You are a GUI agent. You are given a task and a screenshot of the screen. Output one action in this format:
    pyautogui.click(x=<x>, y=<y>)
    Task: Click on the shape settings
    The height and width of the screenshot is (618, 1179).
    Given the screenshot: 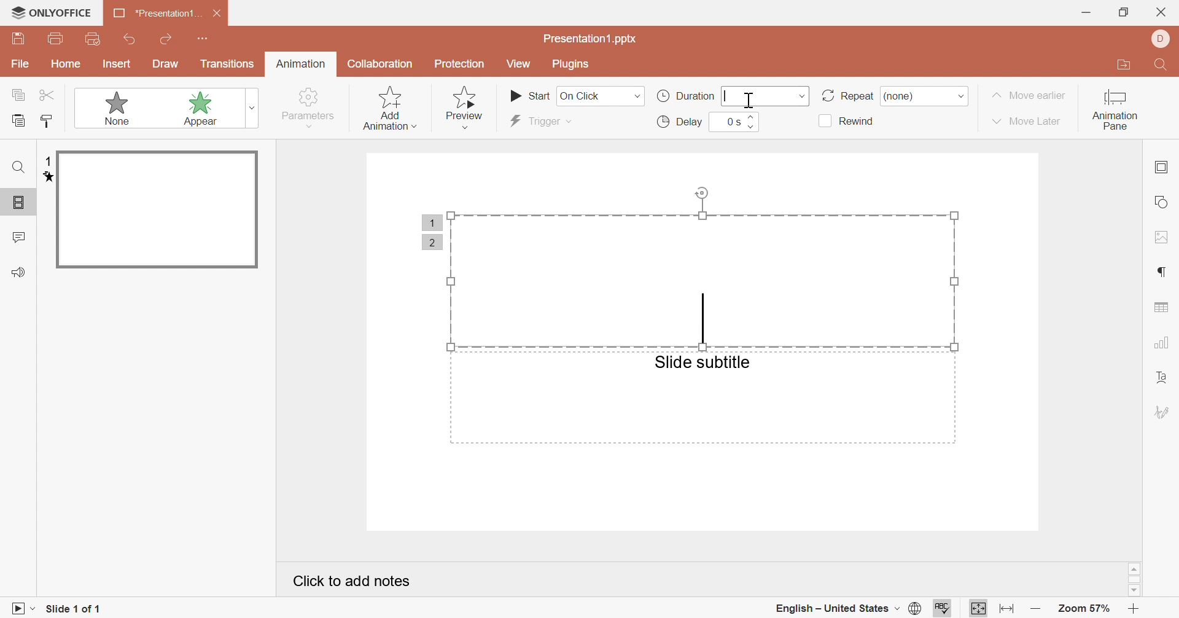 What is the action you would take?
    pyautogui.click(x=1161, y=201)
    